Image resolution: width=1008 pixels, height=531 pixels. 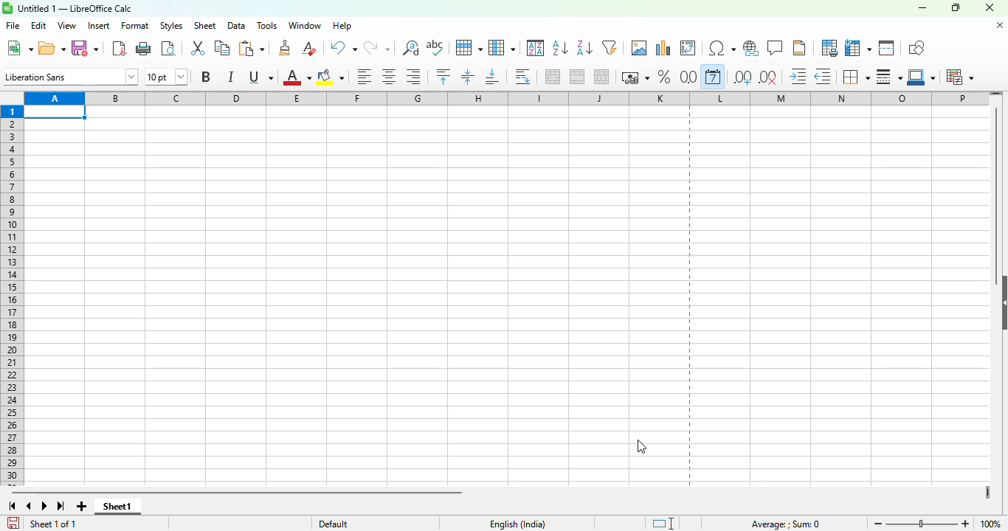 What do you see at coordinates (610, 48) in the screenshot?
I see `autoFilter` at bounding box center [610, 48].